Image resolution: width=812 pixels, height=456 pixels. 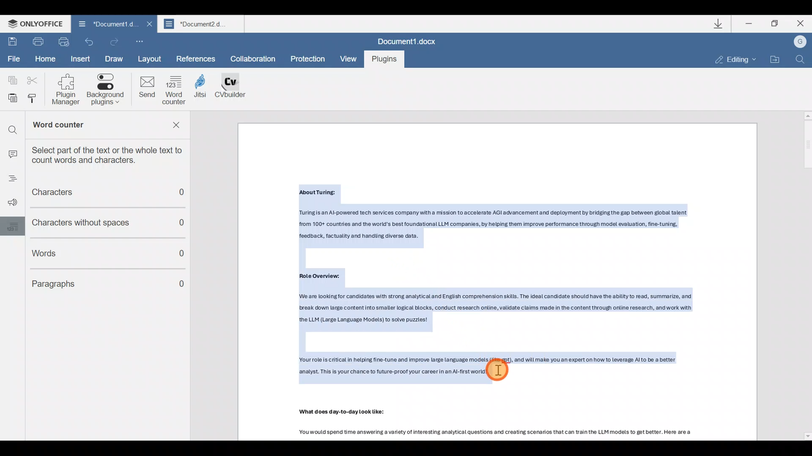 What do you see at coordinates (256, 59) in the screenshot?
I see `Collaboration` at bounding box center [256, 59].